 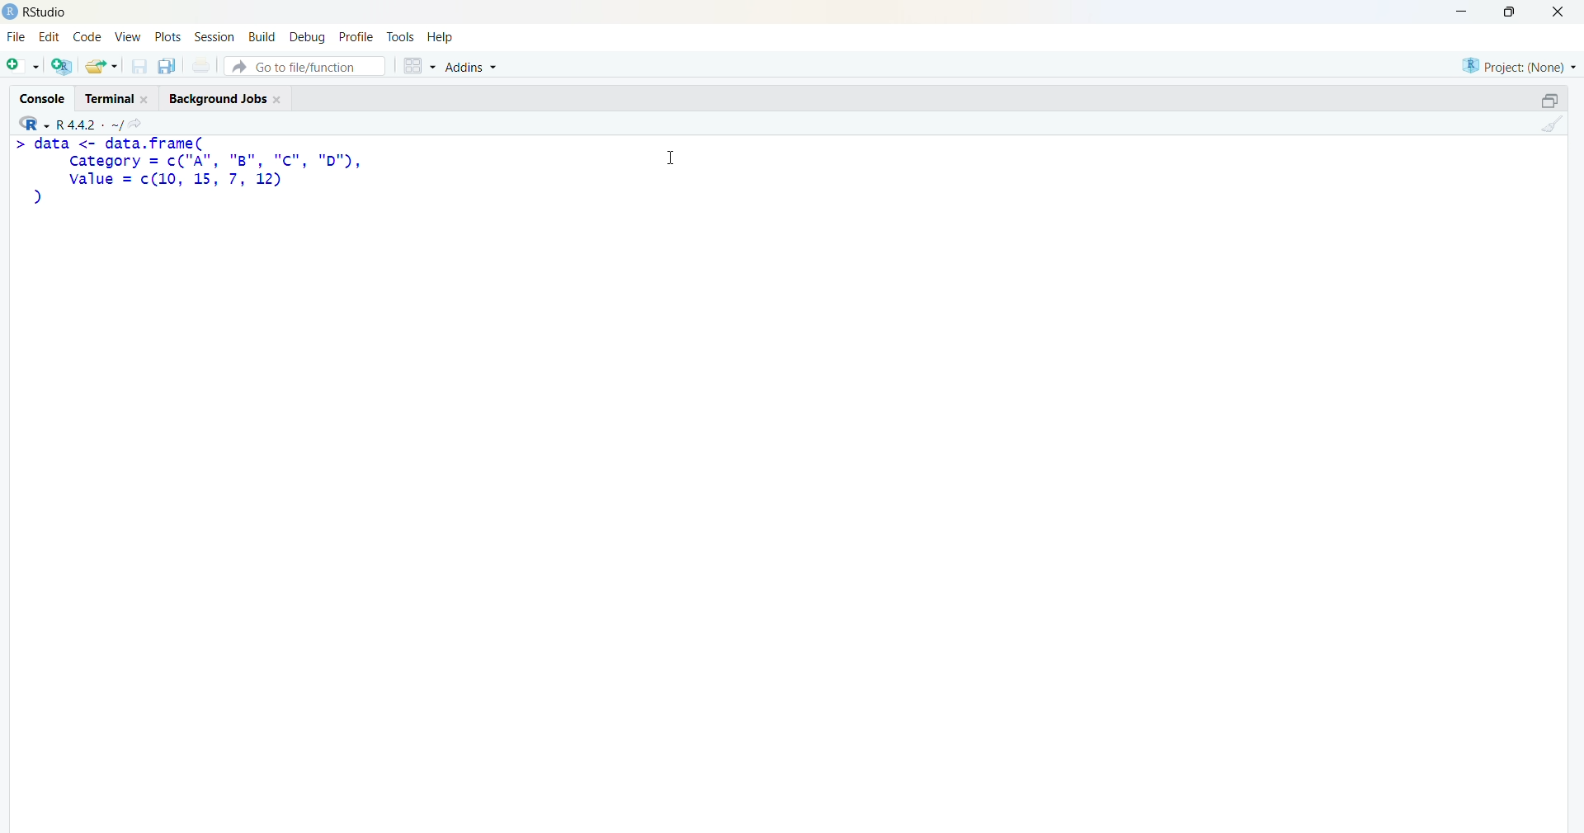 What do you see at coordinates (1555, 12) in the screenshot?
I see `Close` at bounding box center [1555, 12].